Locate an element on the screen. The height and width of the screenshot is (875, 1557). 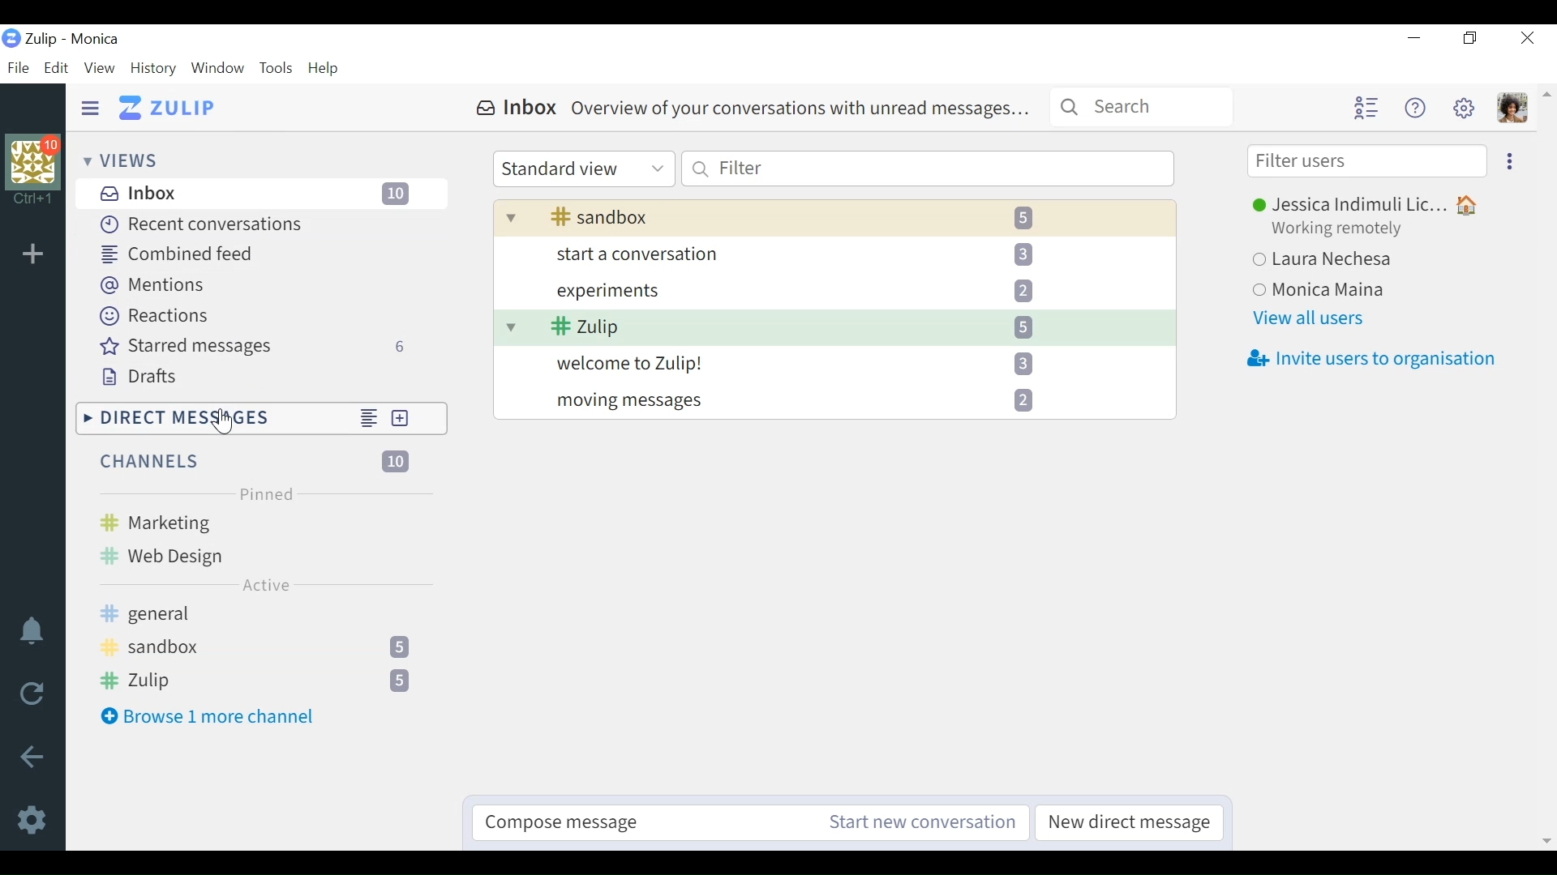
Channel is located at coordinates (264, 651).